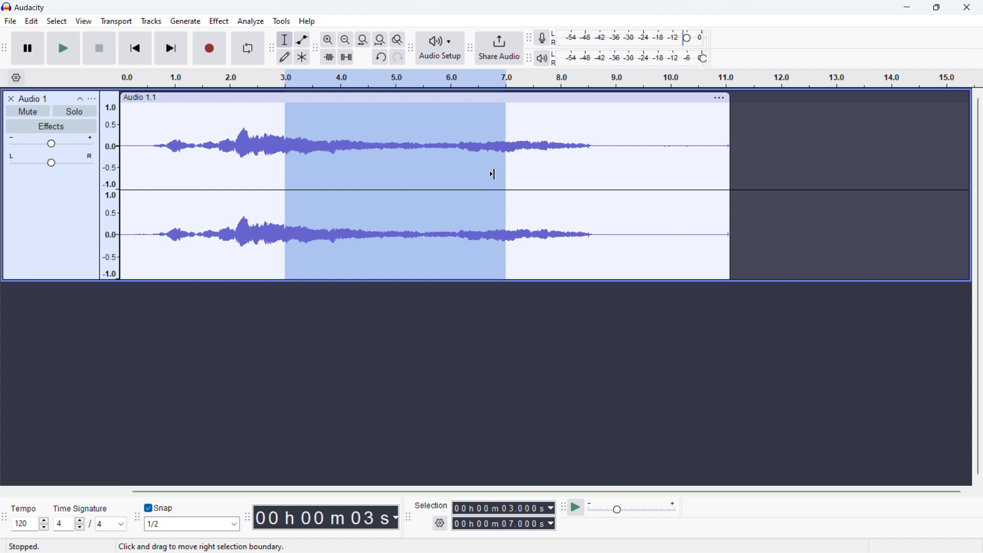 This screenshot has width=983, height=553. What do you see at coordinates (306, 22) in the screenshot?
I see `help` at bounding box center [306, 22].